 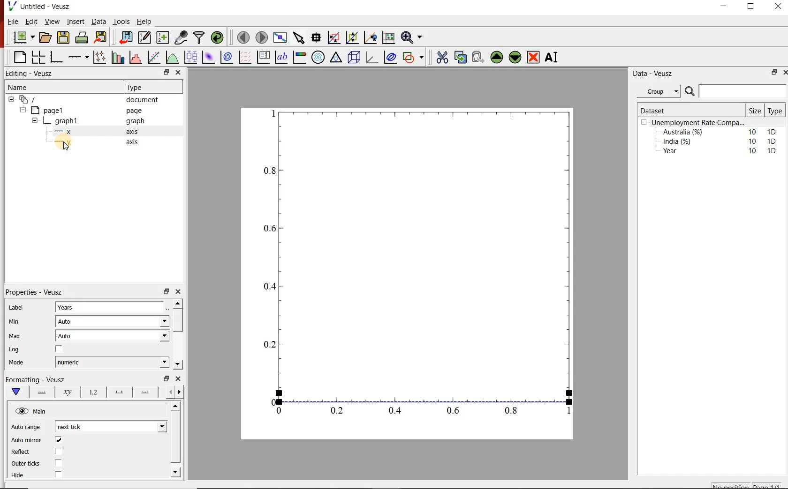 What do you see at coordinates (23, 363) in the screenshot?
I see `Mode` at bounding box center [23, 363].